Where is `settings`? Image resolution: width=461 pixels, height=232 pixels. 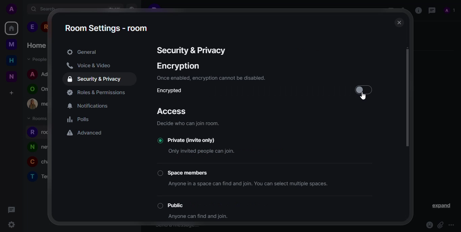 settings is located at coordinates (11, 225).